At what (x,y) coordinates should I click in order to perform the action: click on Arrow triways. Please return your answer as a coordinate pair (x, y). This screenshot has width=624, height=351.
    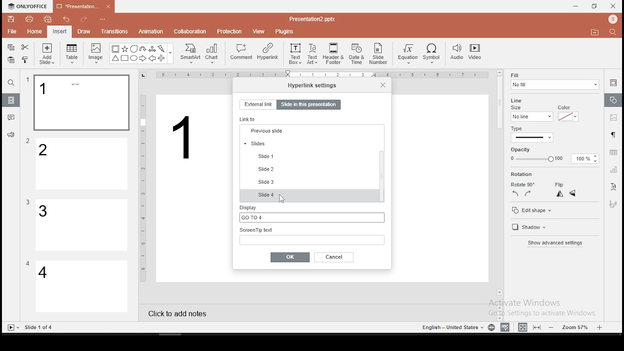
    Looking at the image, I should click on (153, 49).